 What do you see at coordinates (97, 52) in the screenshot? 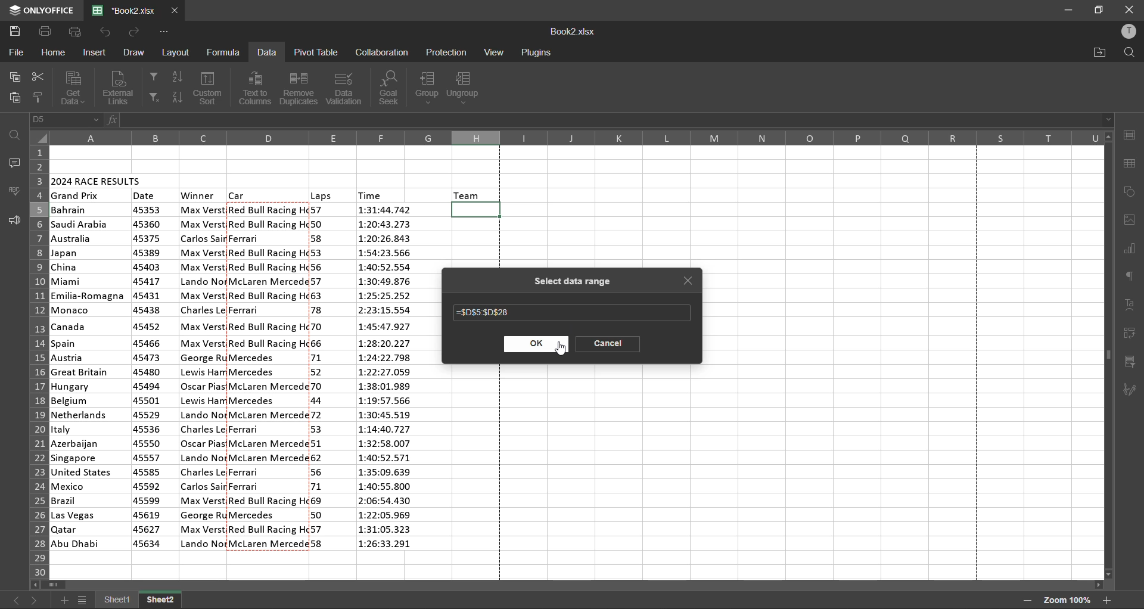
I see `insert` at bounding box center [97, 52].